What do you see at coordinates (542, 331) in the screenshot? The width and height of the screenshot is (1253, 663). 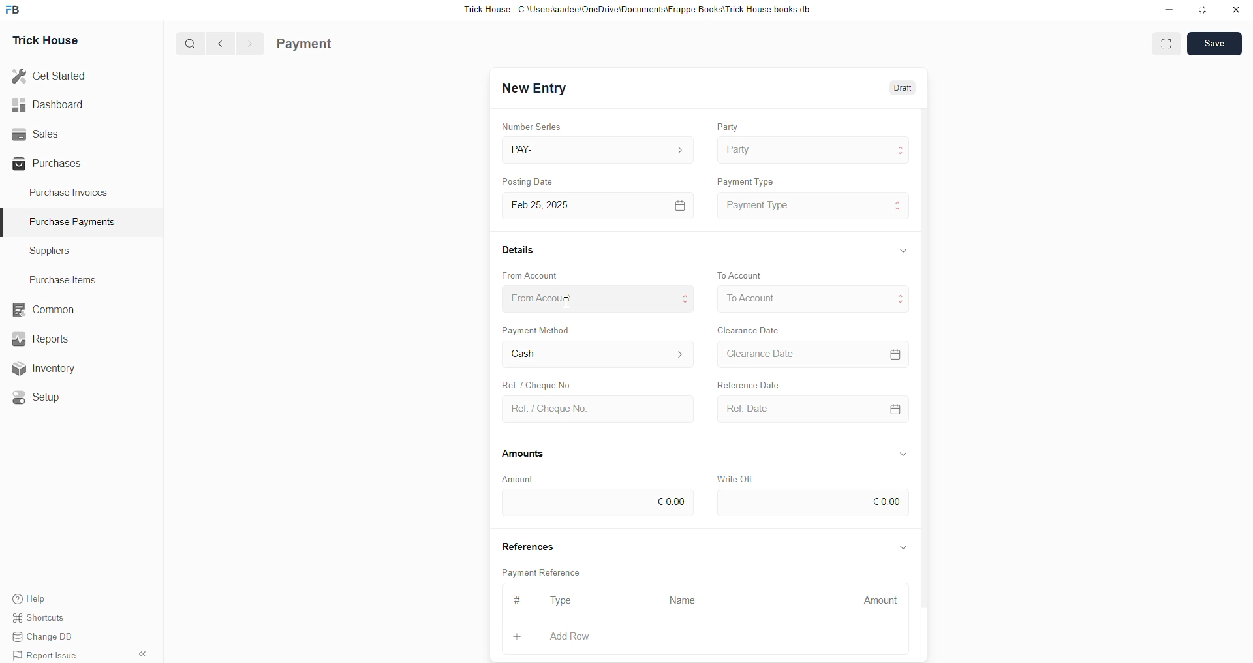 I see `Payment Method` at bounding box center [542, 331].